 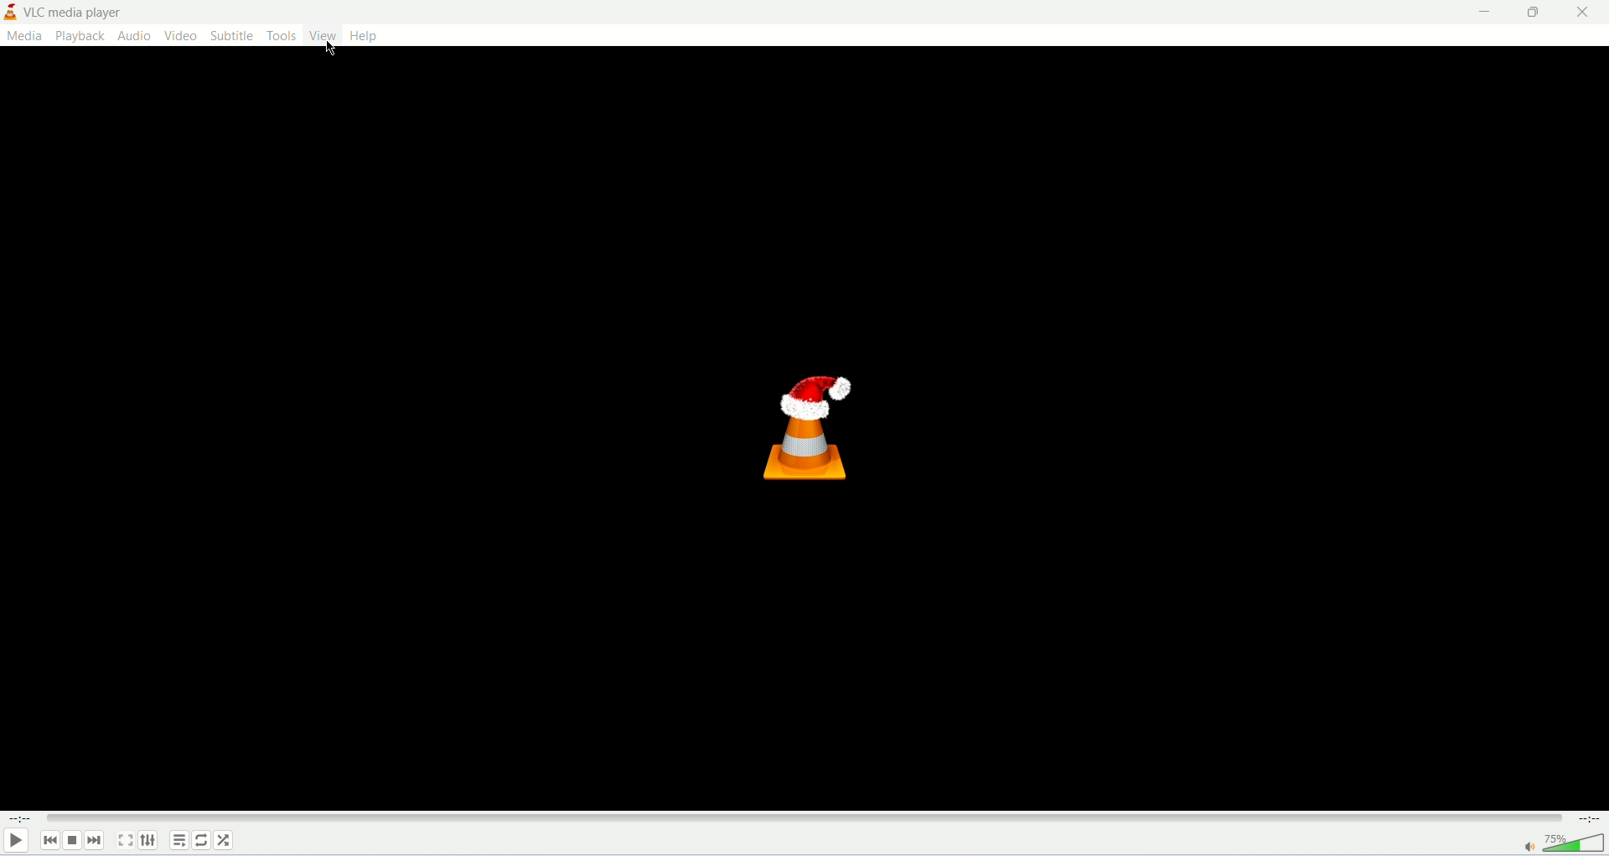 I want to click on extended settings, so click(x=147, y=841).